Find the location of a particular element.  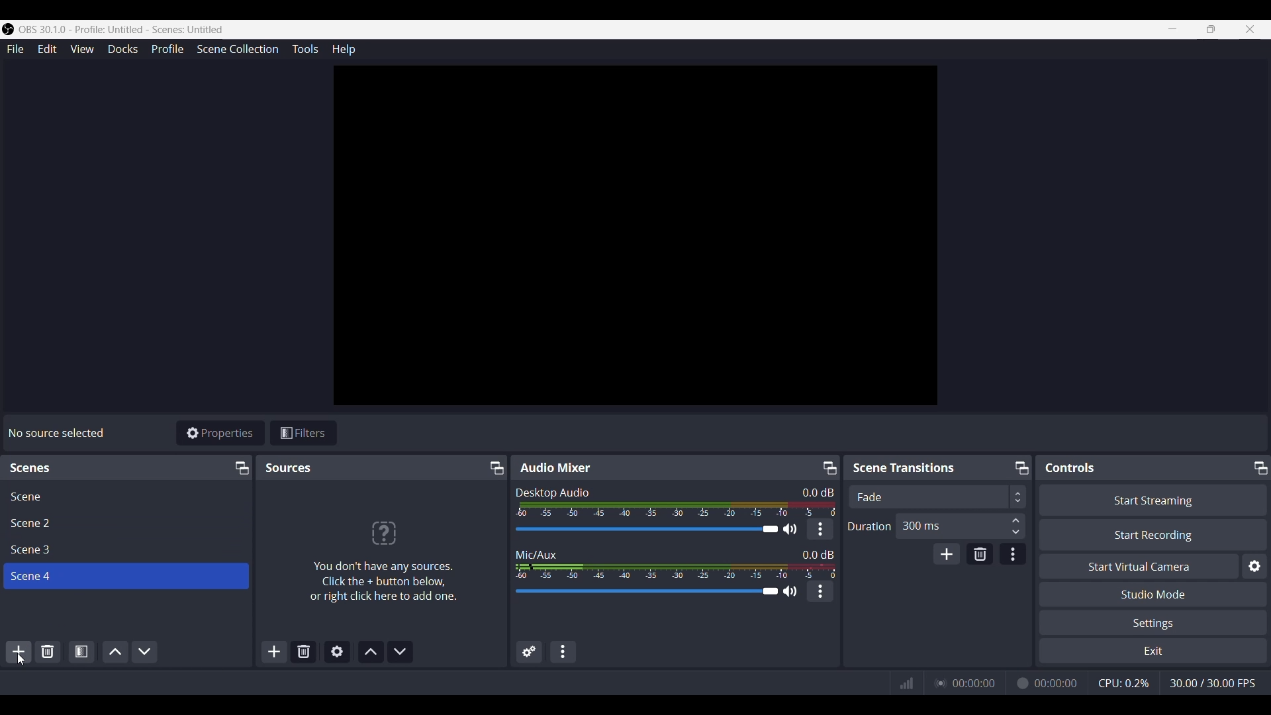

Scene Collection is located at coordinates (238, 50).